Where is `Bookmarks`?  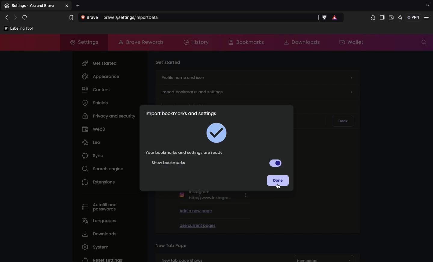 Bookmarks is located at coordinates (71, 18).